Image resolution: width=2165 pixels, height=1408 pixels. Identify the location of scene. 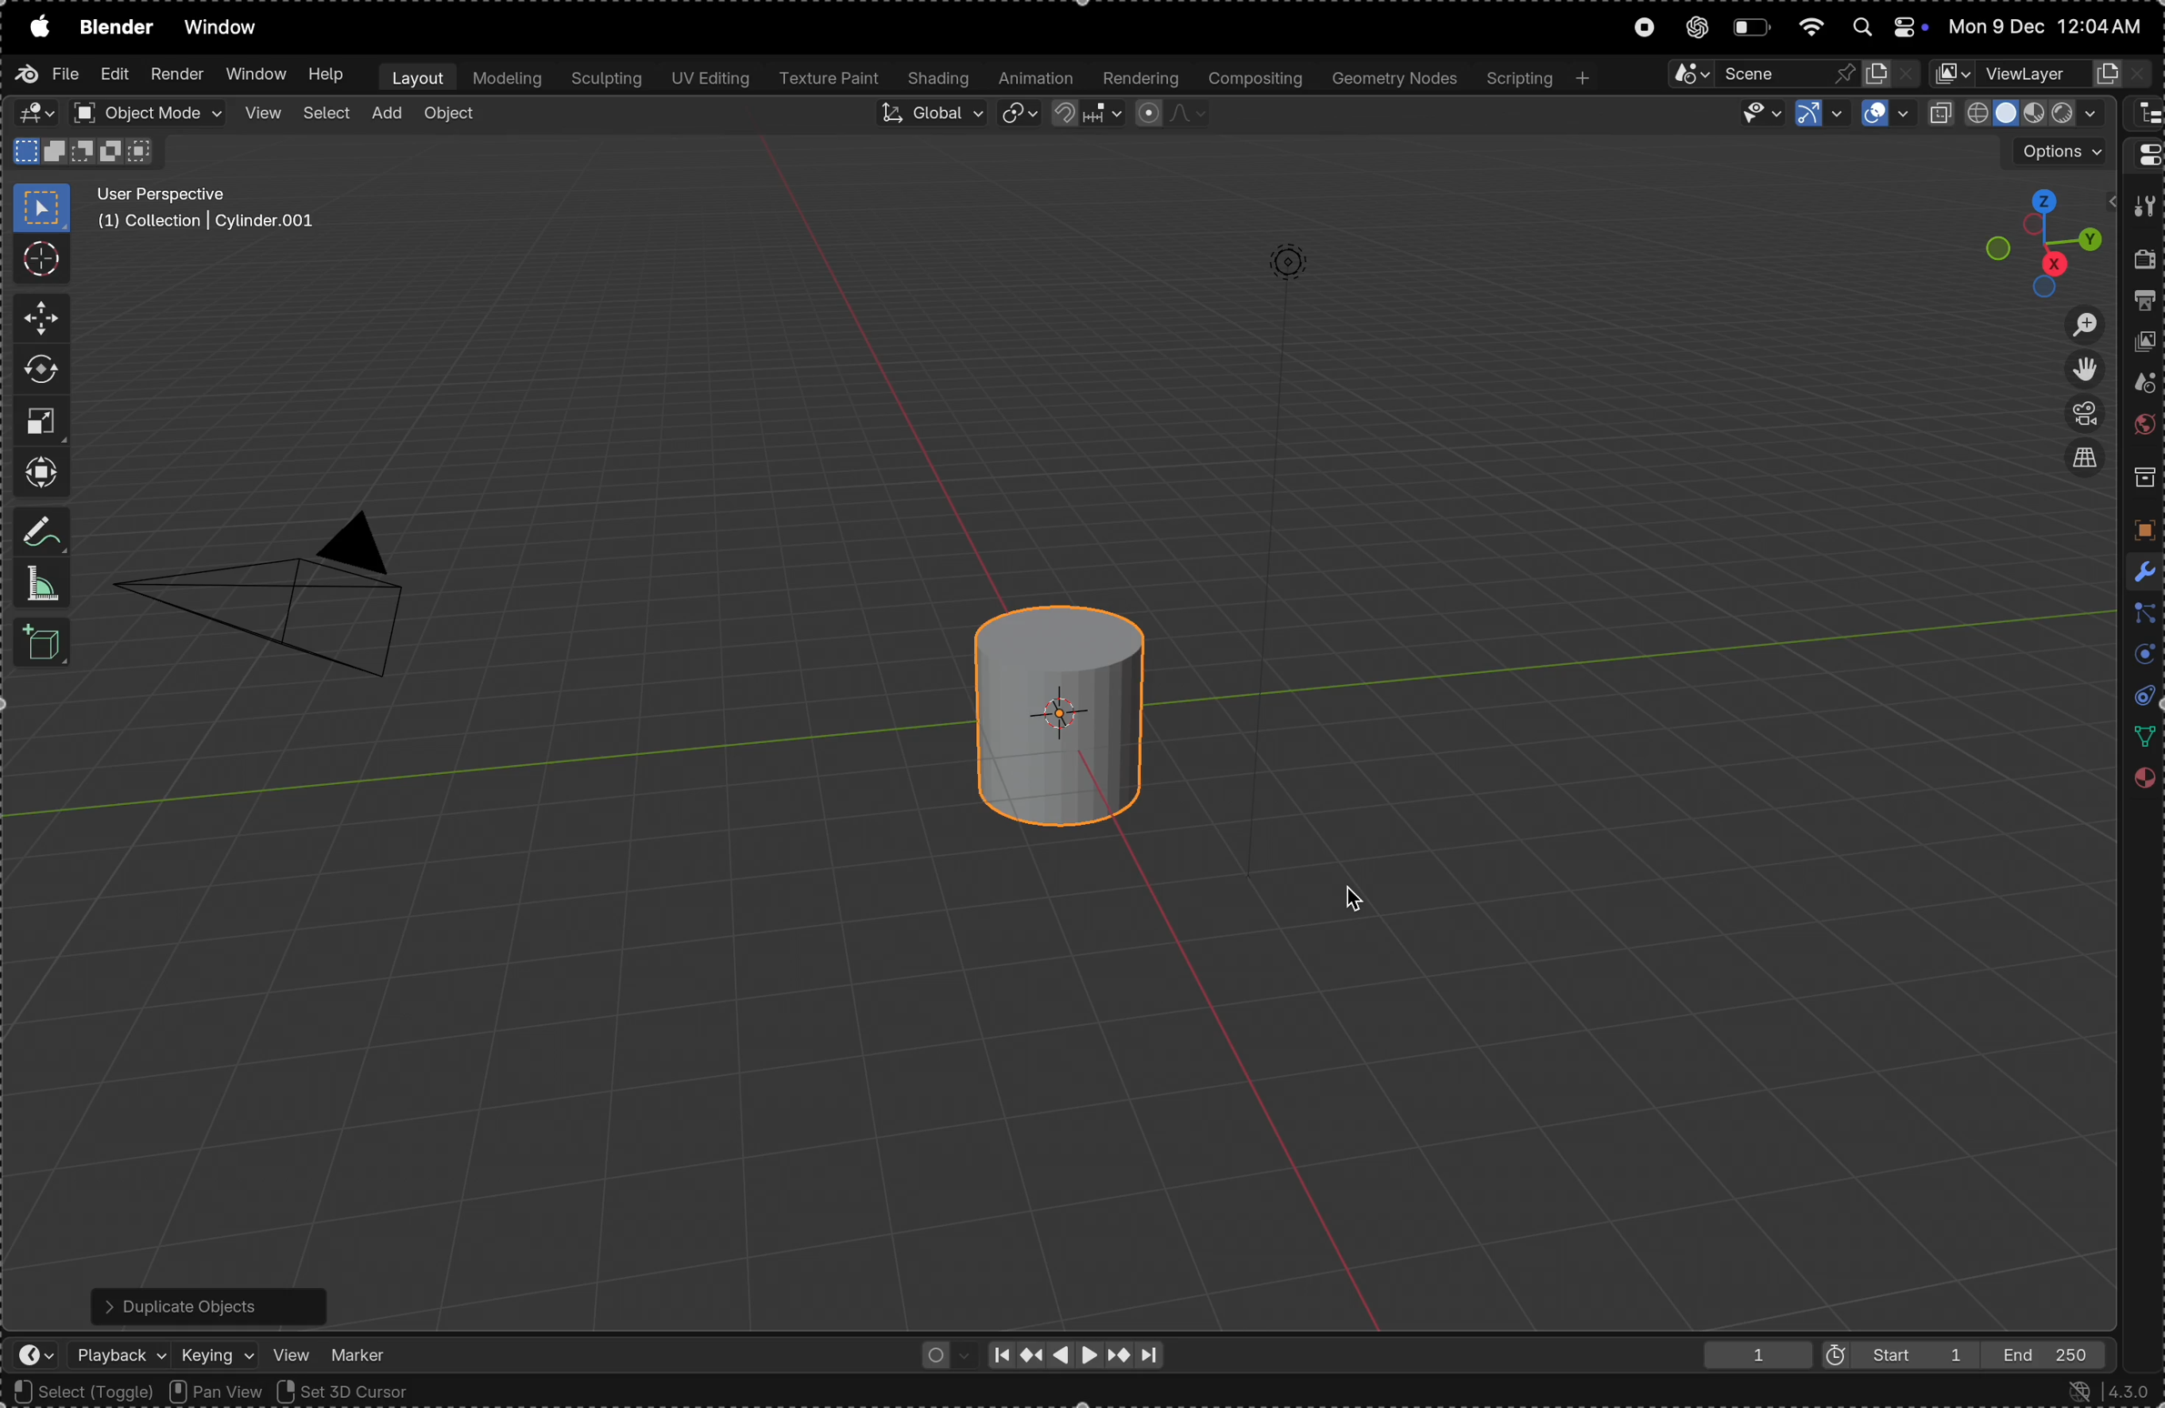
(2140, 387).